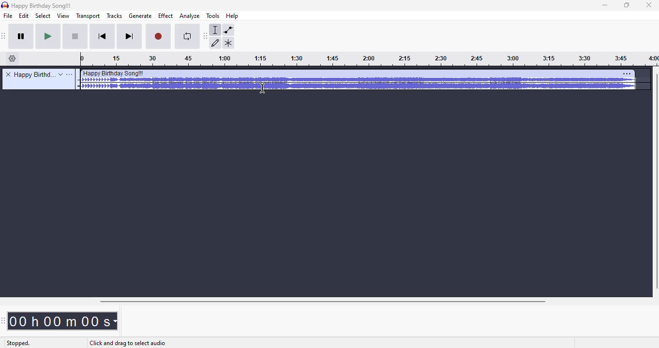 Image resolution: width=659 pixels, height=348 pixels. Describe the element at coordinates (228, 42) in the screenshot. I see `multi-tool` at that location.